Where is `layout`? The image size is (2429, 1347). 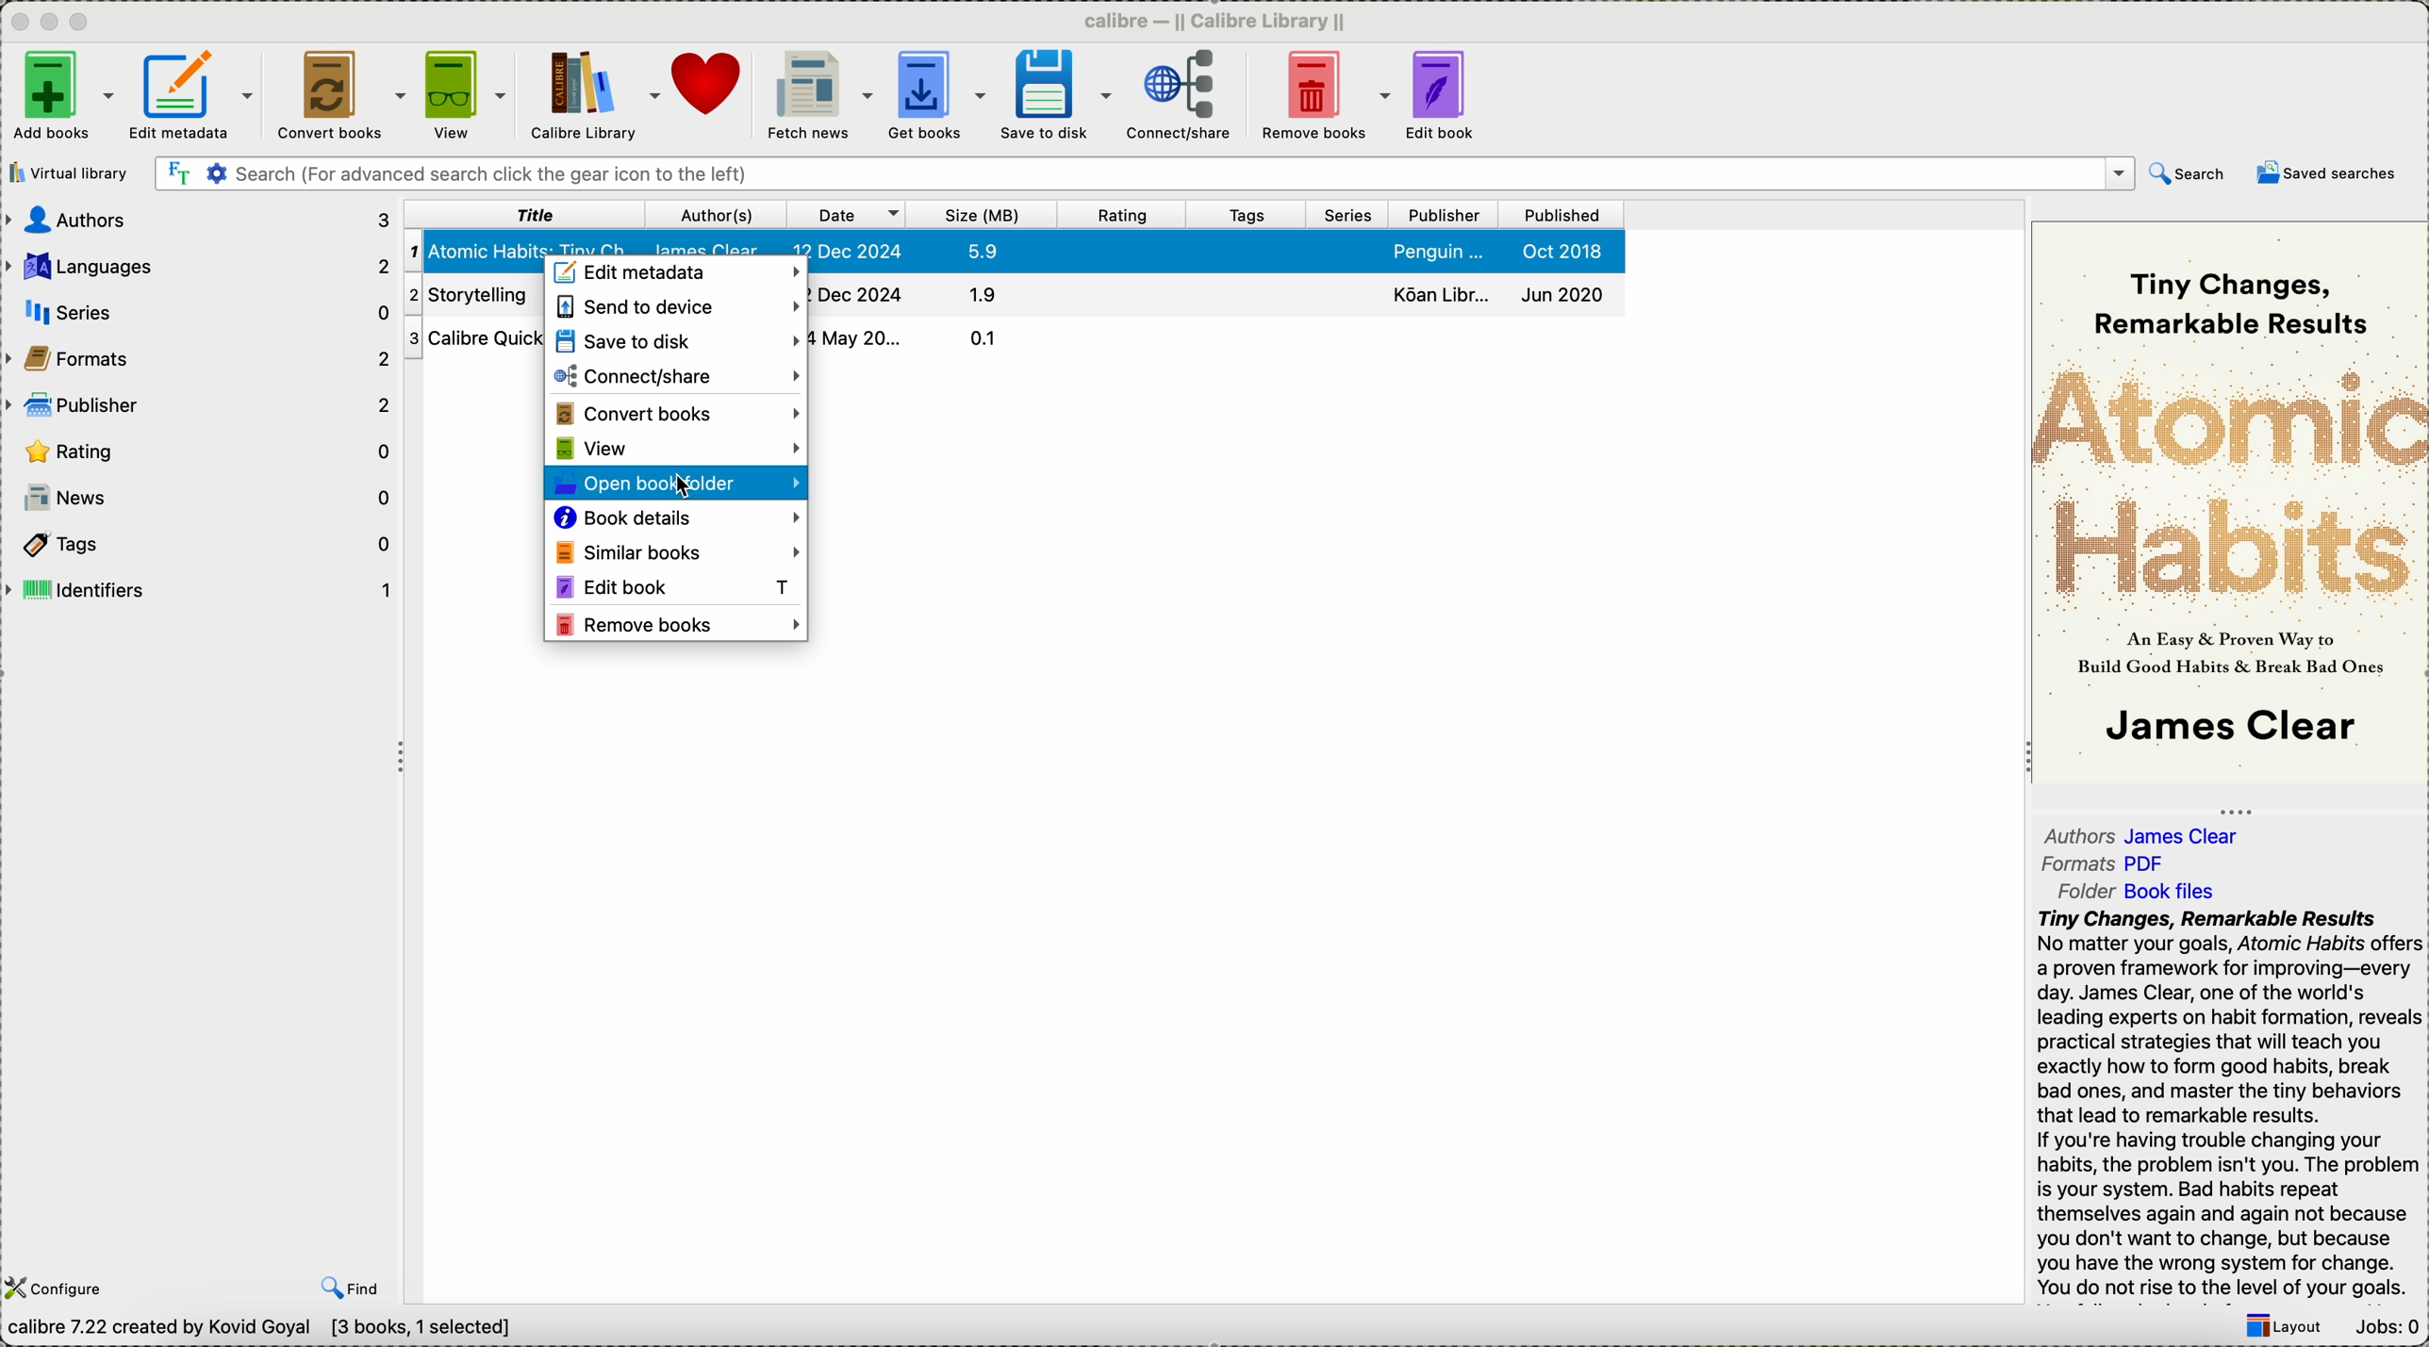
layout is located at coordinates (2282, 1328).